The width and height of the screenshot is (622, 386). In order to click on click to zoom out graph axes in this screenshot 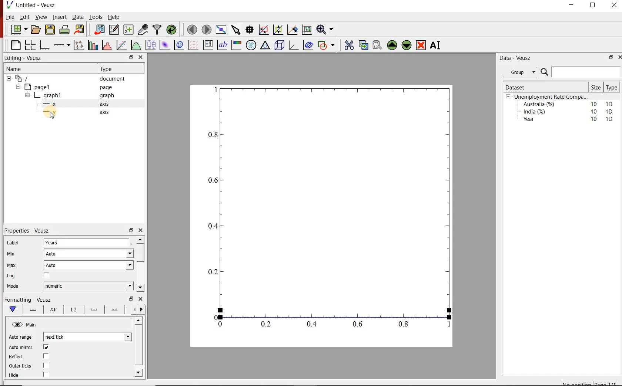, I will do `click(278, 29)`.